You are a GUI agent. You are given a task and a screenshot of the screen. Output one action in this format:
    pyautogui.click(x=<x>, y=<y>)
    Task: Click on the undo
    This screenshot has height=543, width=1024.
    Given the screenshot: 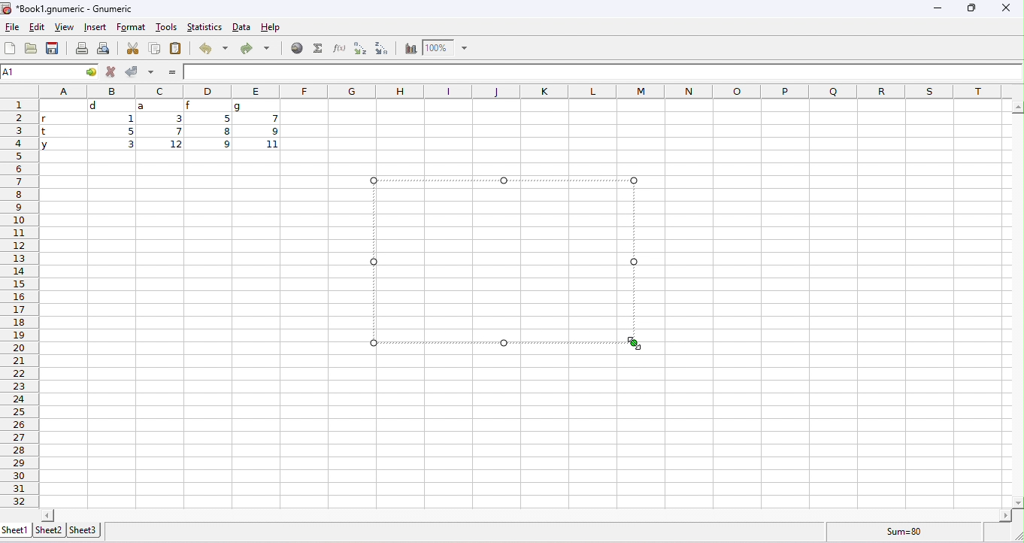 What is the action you would take?
    pyautogui.click(x=212, y=47)
    